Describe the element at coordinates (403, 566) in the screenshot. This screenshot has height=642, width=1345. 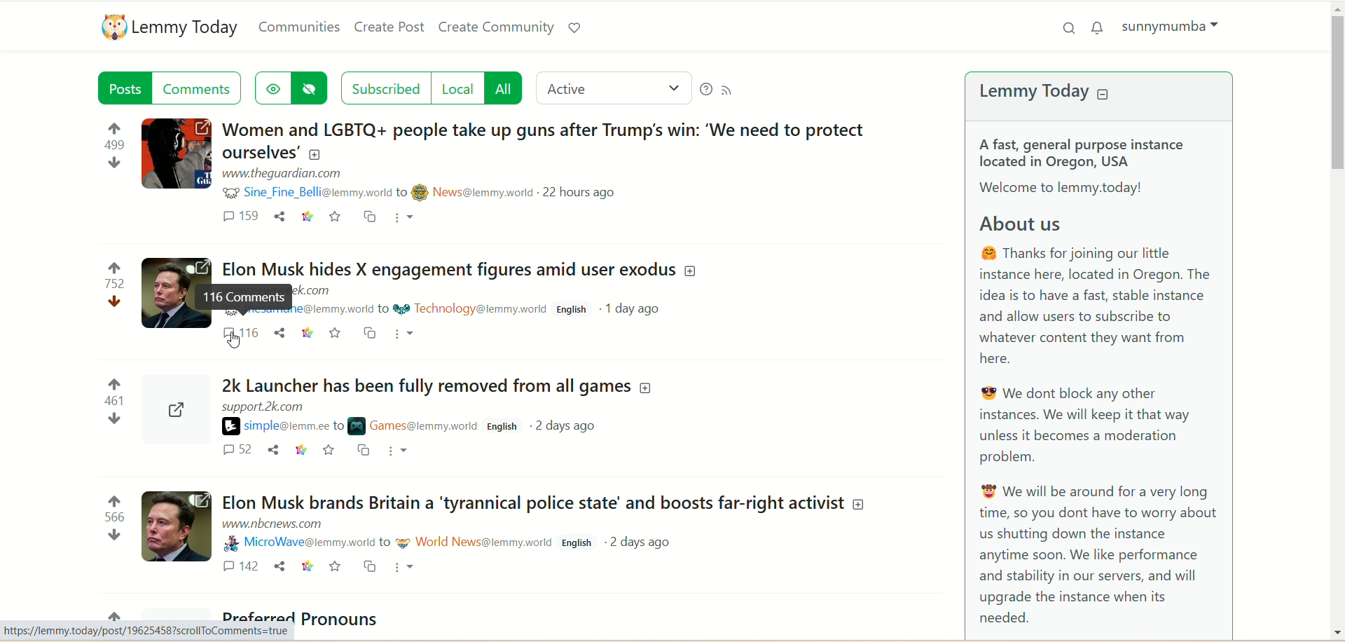
I see `more` at that location.